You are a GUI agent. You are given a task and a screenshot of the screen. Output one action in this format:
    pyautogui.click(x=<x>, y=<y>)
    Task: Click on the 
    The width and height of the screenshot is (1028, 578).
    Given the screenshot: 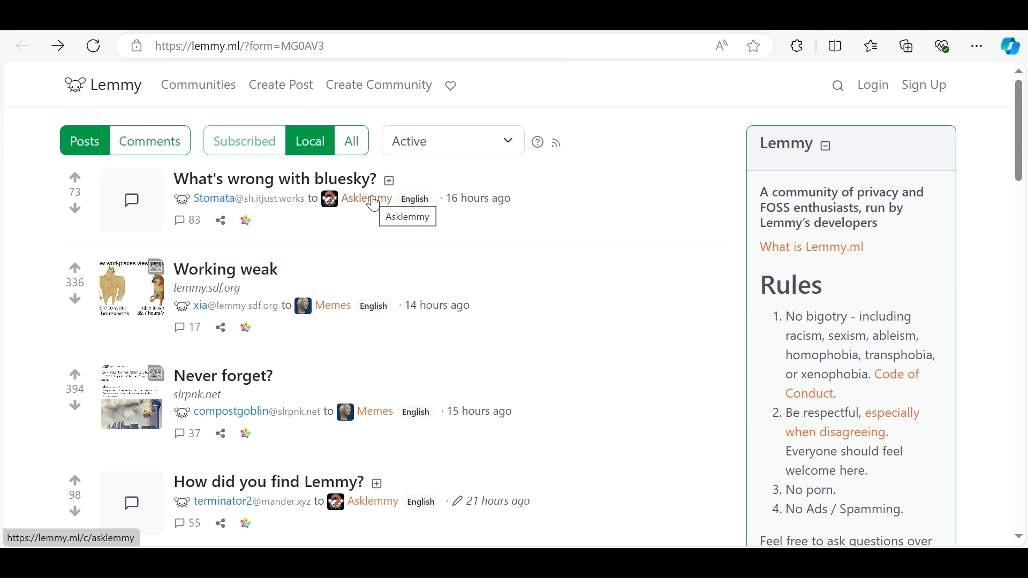 What is the action you would take?
    pyautogui.click(x=133, y=198)
    